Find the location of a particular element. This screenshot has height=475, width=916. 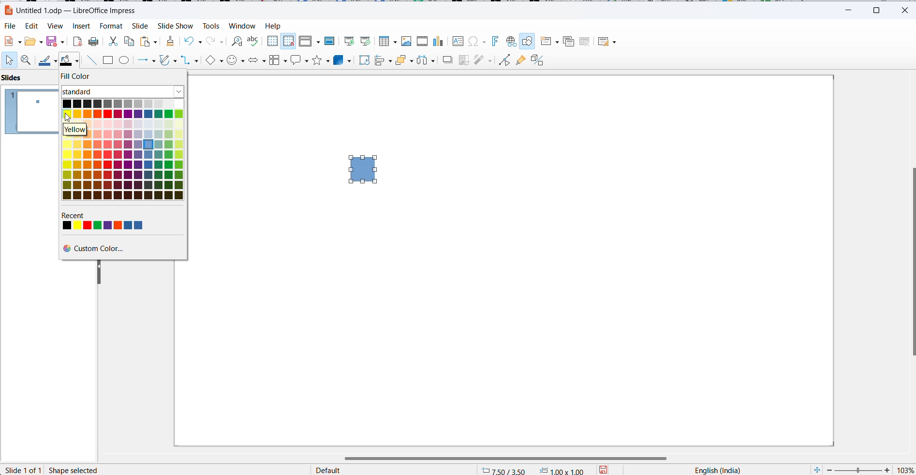

fill color is located at coordinates (67, 60).